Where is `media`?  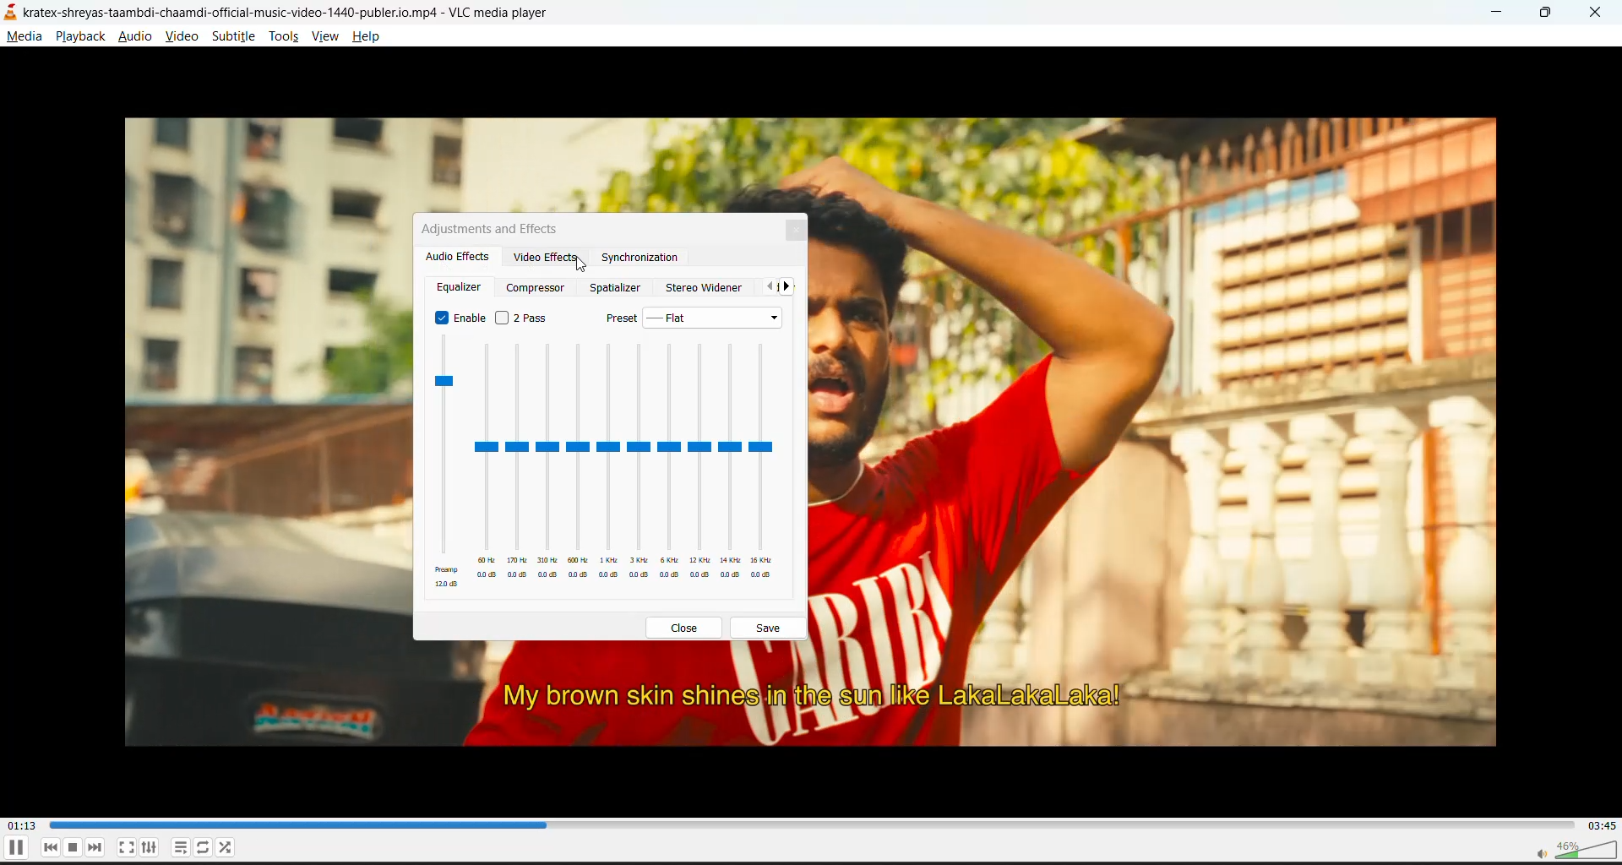 media is located at coordinates (26, 40).